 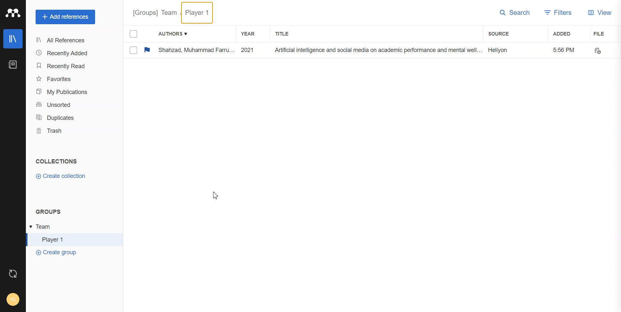 What do you see at coordinates (71, 239) in the screenshot?
I see `Player 1` at bounding box center [71, 239].